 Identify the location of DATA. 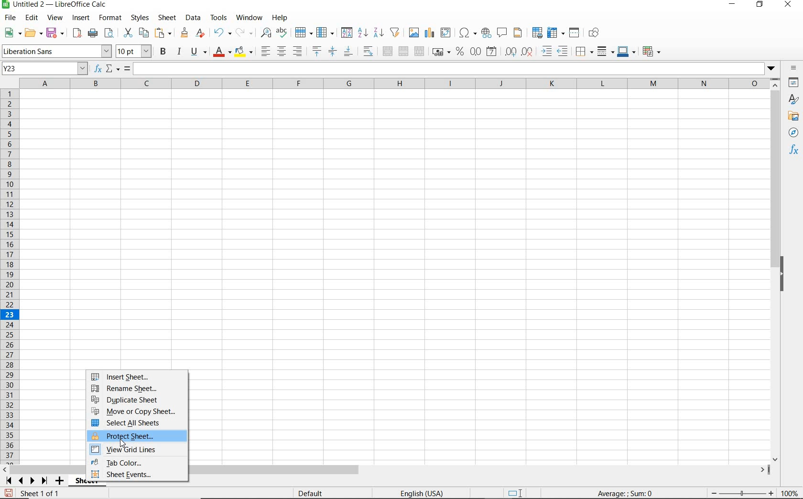
(193, 18).